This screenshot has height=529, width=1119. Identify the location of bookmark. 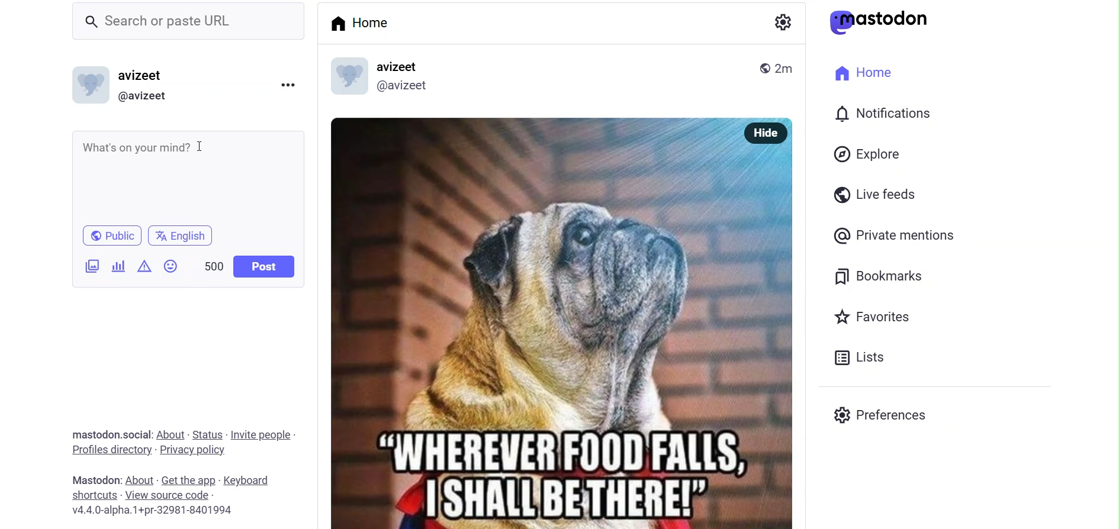
(871, 276).